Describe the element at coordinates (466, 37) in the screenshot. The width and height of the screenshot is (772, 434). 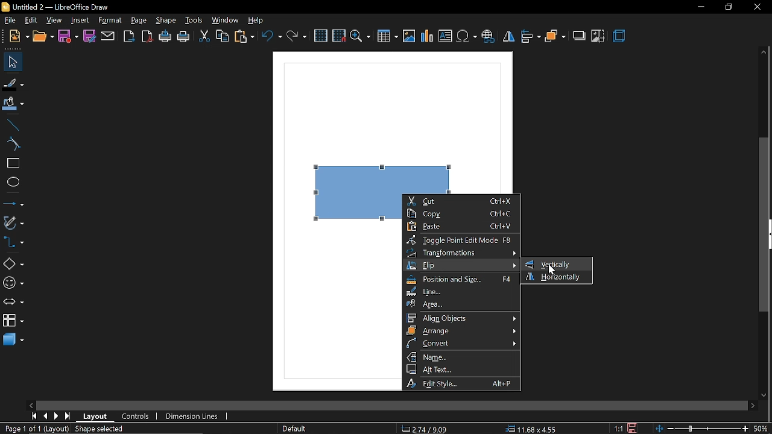
I see `insert symbol` at that location.